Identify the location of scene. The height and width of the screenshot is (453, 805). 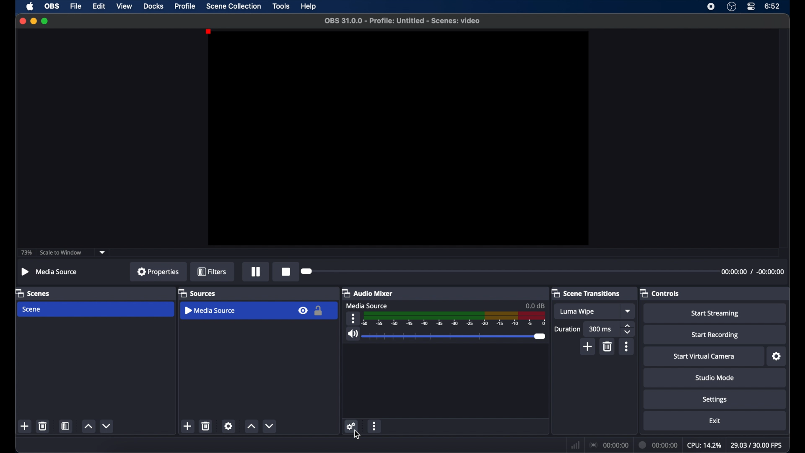
(32, 309).